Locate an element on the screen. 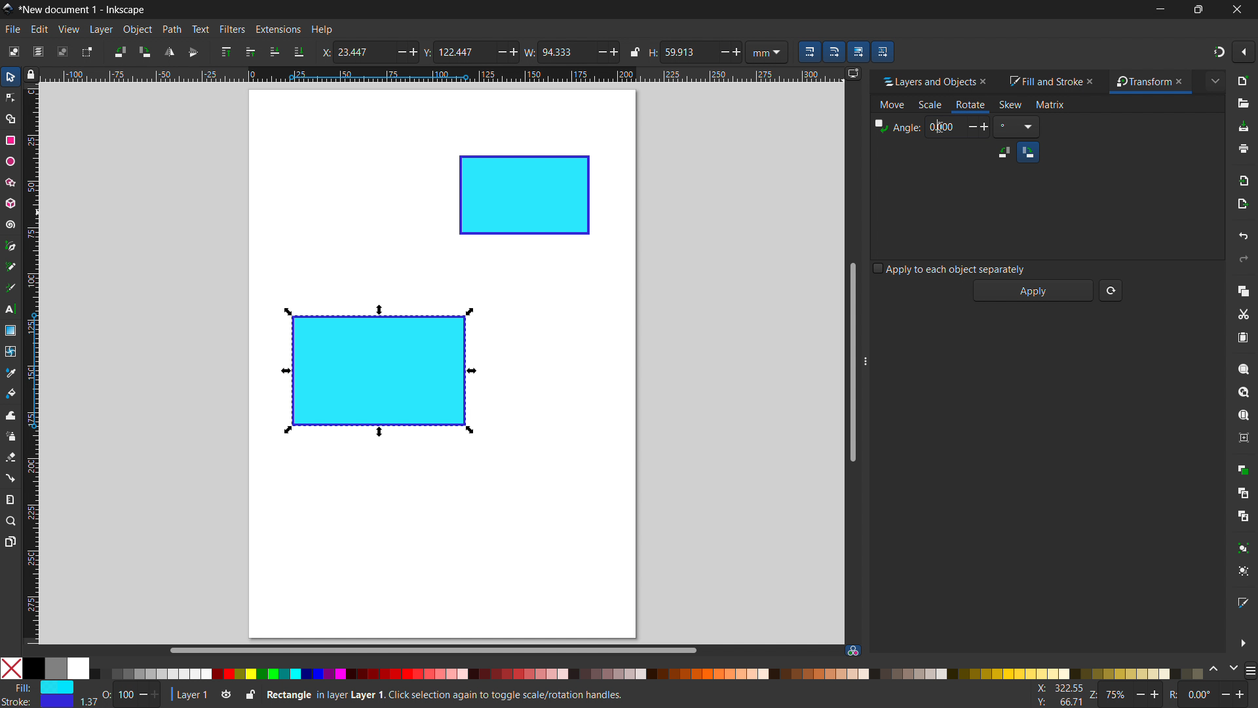  vertical scrollbar is located at coordinates (851, 361).